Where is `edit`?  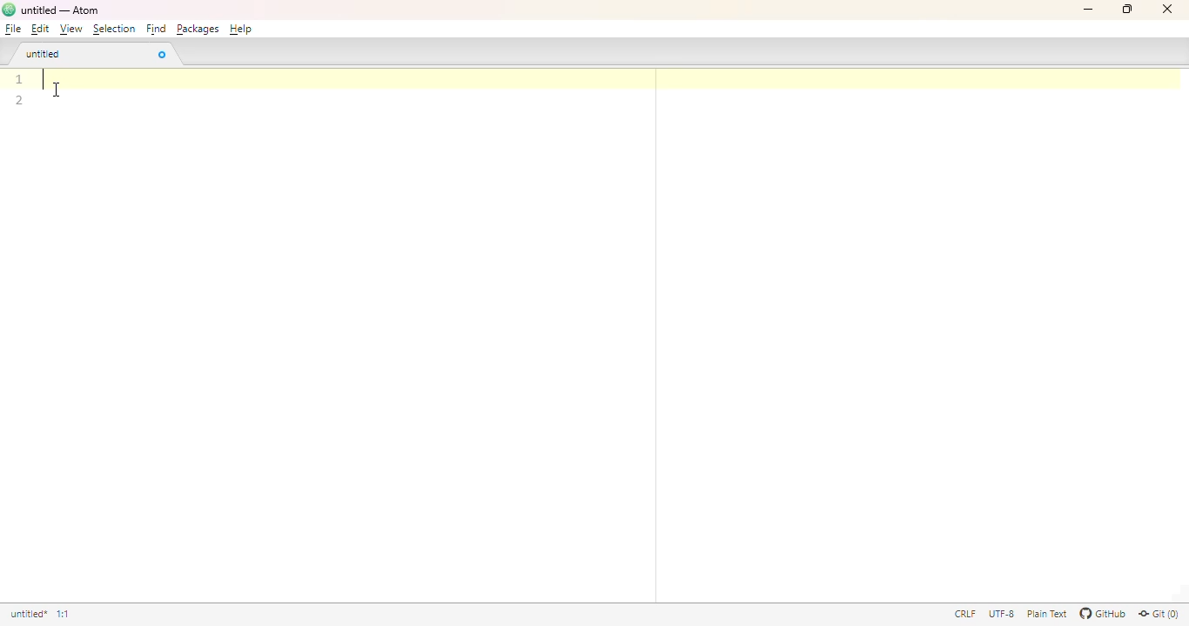
edit is located at coordinates (40, 29).